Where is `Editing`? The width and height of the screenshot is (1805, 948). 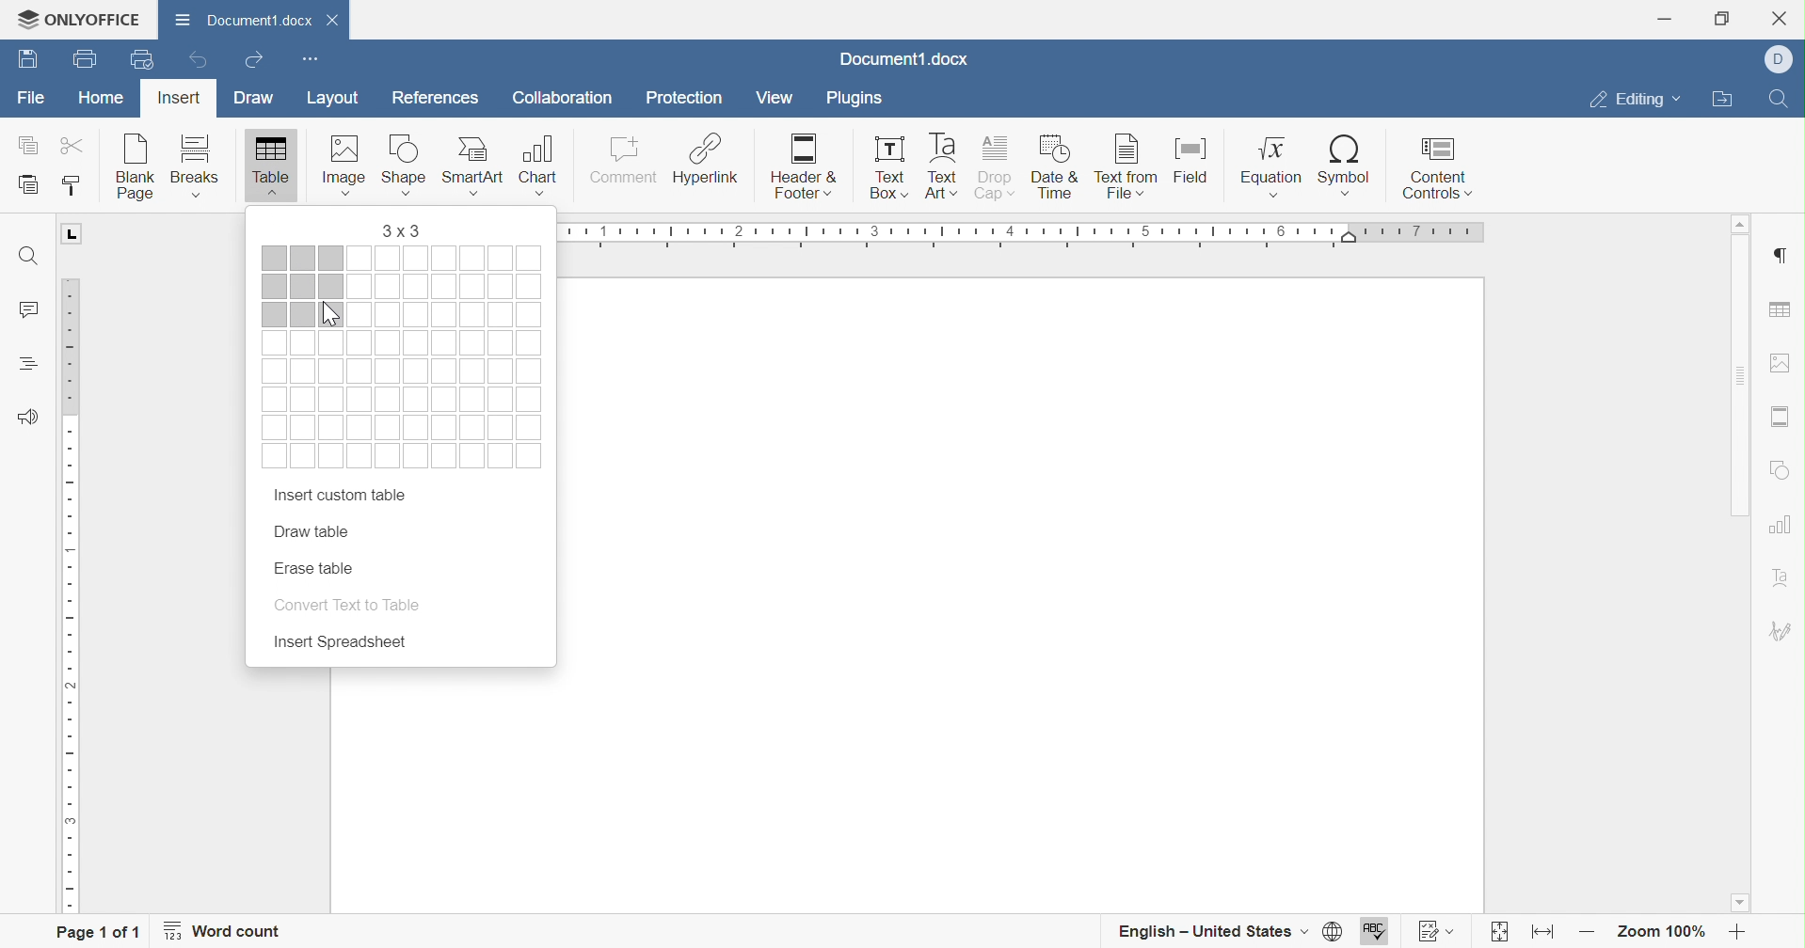 Editing is located at coordinates (1633, 100).